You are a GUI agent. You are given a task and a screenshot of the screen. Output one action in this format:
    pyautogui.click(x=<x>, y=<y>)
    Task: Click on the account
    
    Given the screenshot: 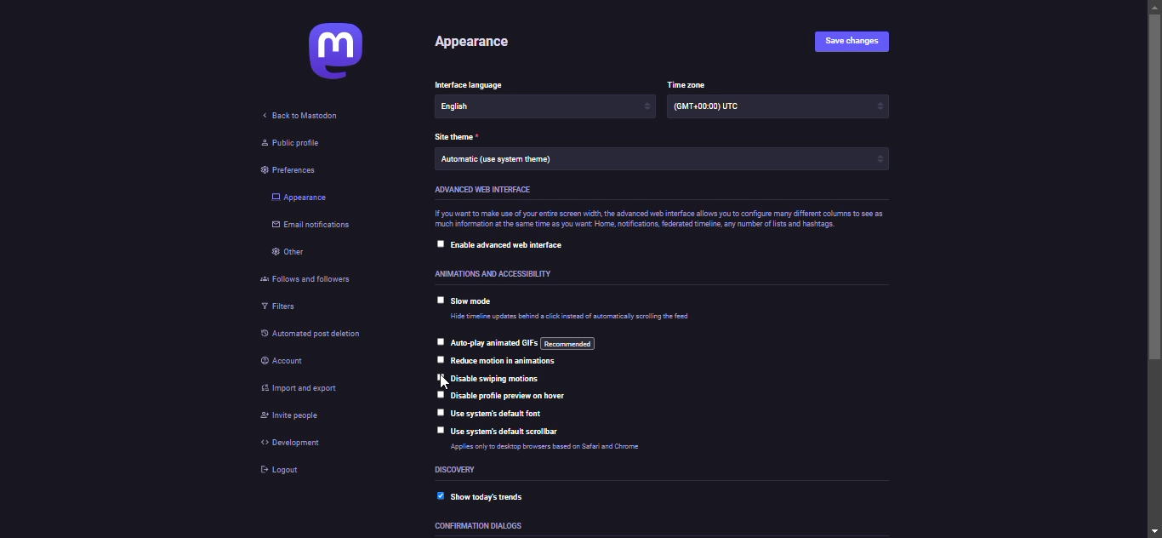 What is the action you would take?
    pyautogui.click(x=287, y=360)
    